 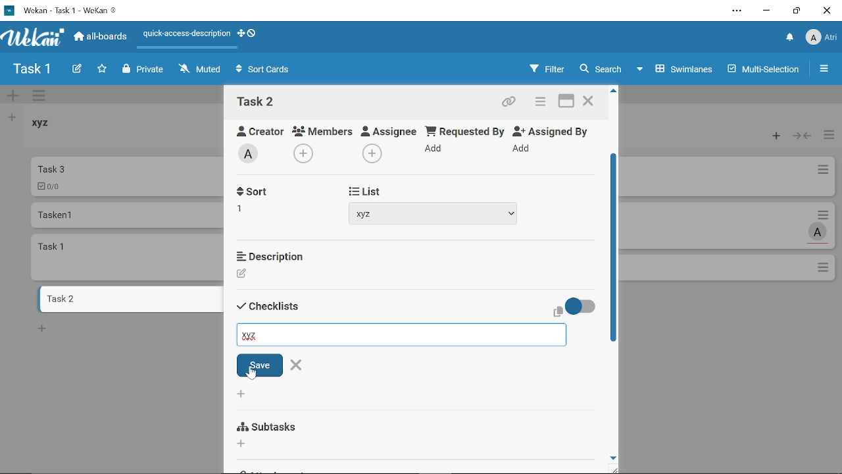 What do you see at coordinates (589, 103) in the screenshot?
I see `Close card` at bounding box center [589, 103].